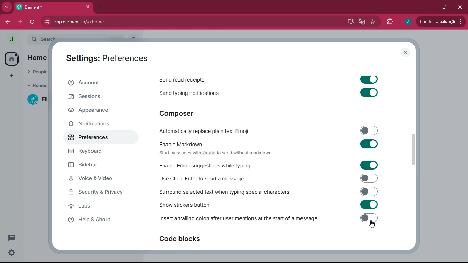 Image resolution: width=468 pixels, height=263 pixels. What do you see at coordinates (267, 204) in the screenshot?
I see `show stickers button` at bounding box center [267, 204].